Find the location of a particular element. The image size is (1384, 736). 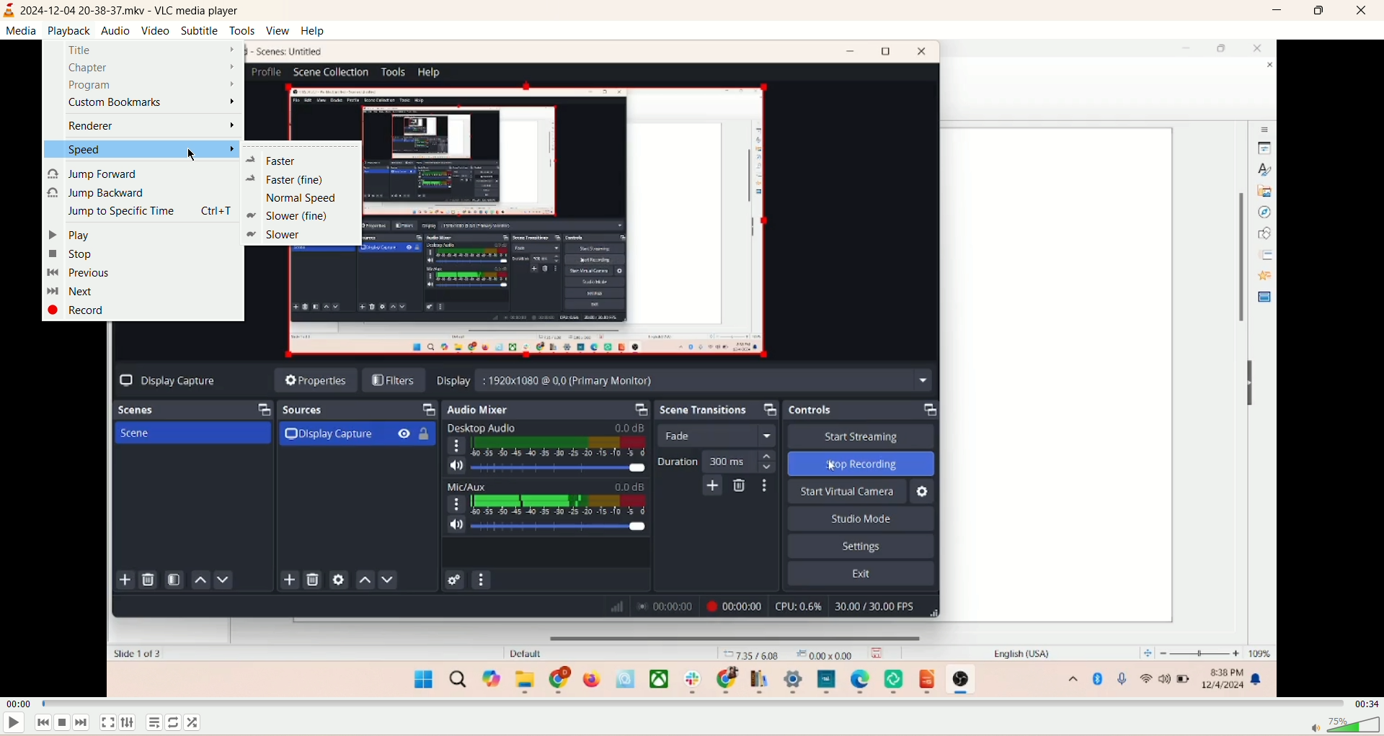

jump forward is located at coordinates (97, 174).